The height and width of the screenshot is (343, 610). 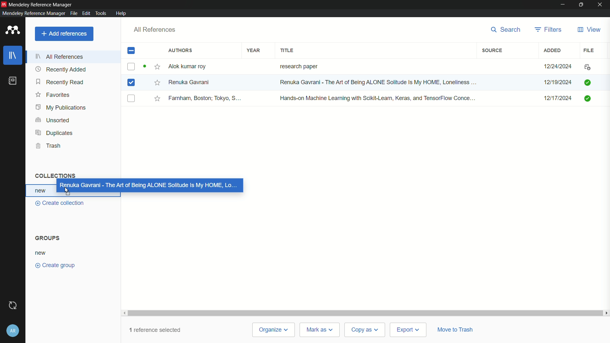 I want to click on edit menu, so click(x=86, y=13).